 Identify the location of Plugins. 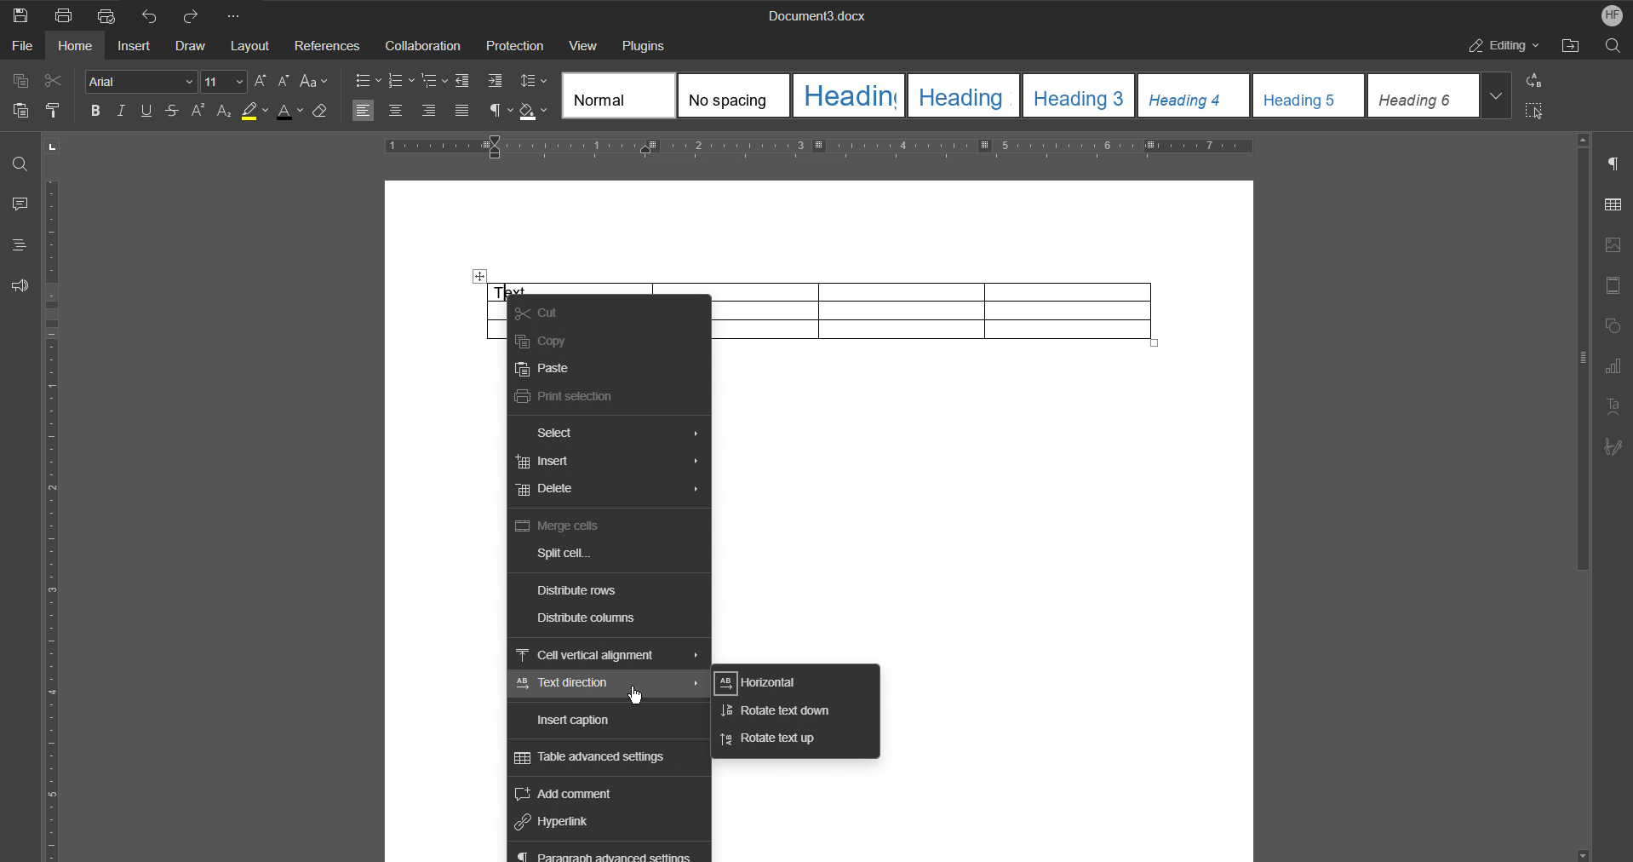
(646, 43).